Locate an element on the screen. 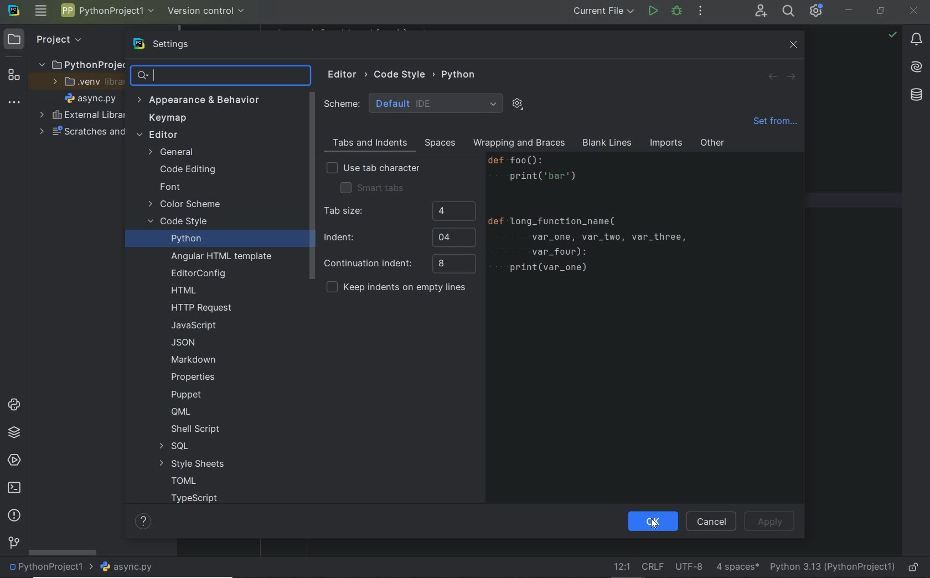 Image resolution: width=930 pixels, height=578 pixels. STYLE SHEETS is located at coordinates (192, 463).